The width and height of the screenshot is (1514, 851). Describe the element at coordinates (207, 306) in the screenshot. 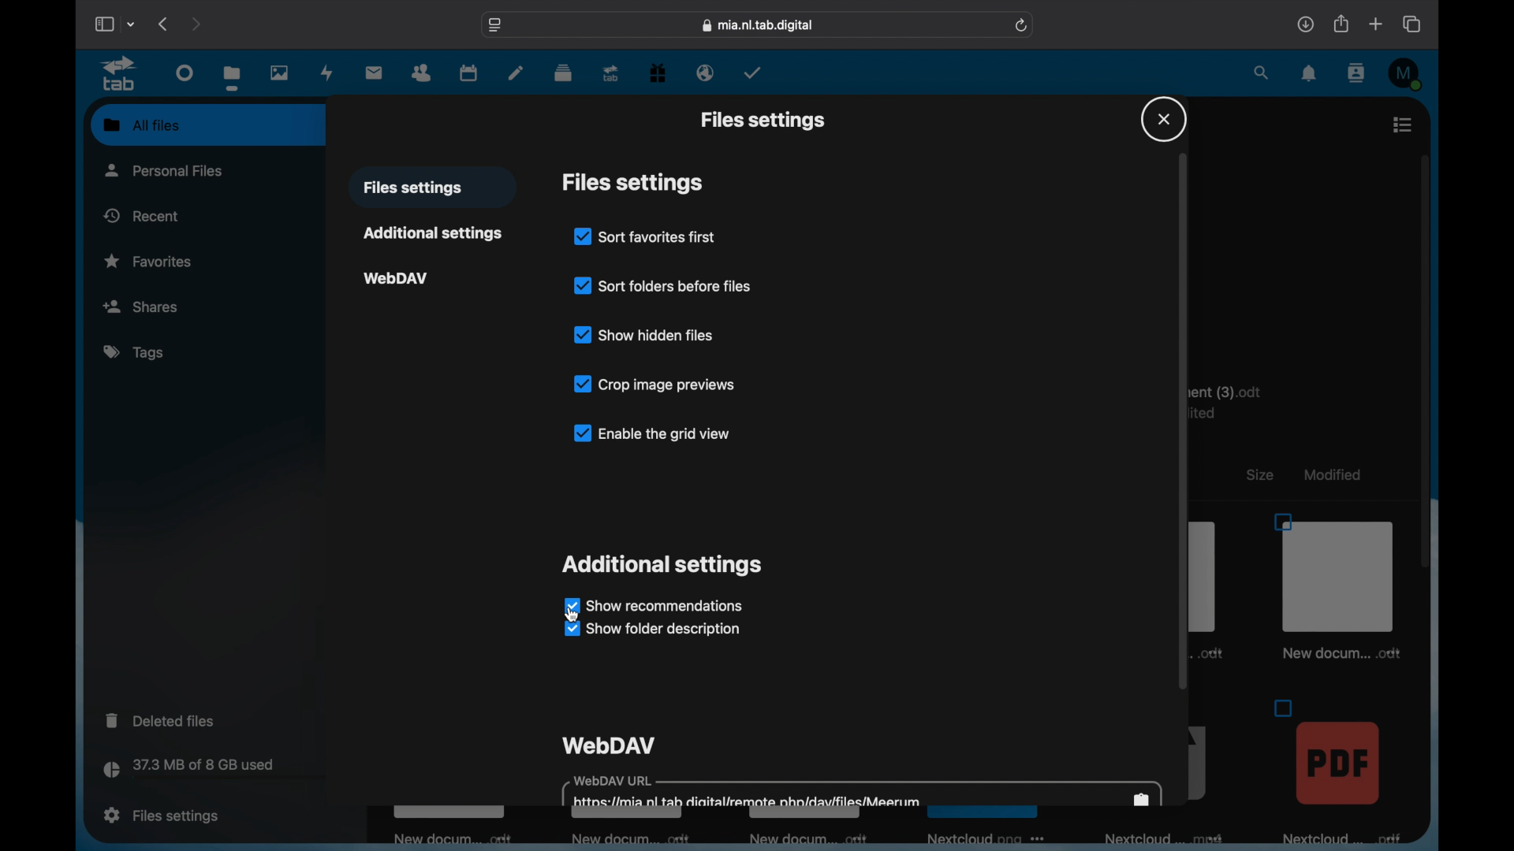

I see `shares` at that location.